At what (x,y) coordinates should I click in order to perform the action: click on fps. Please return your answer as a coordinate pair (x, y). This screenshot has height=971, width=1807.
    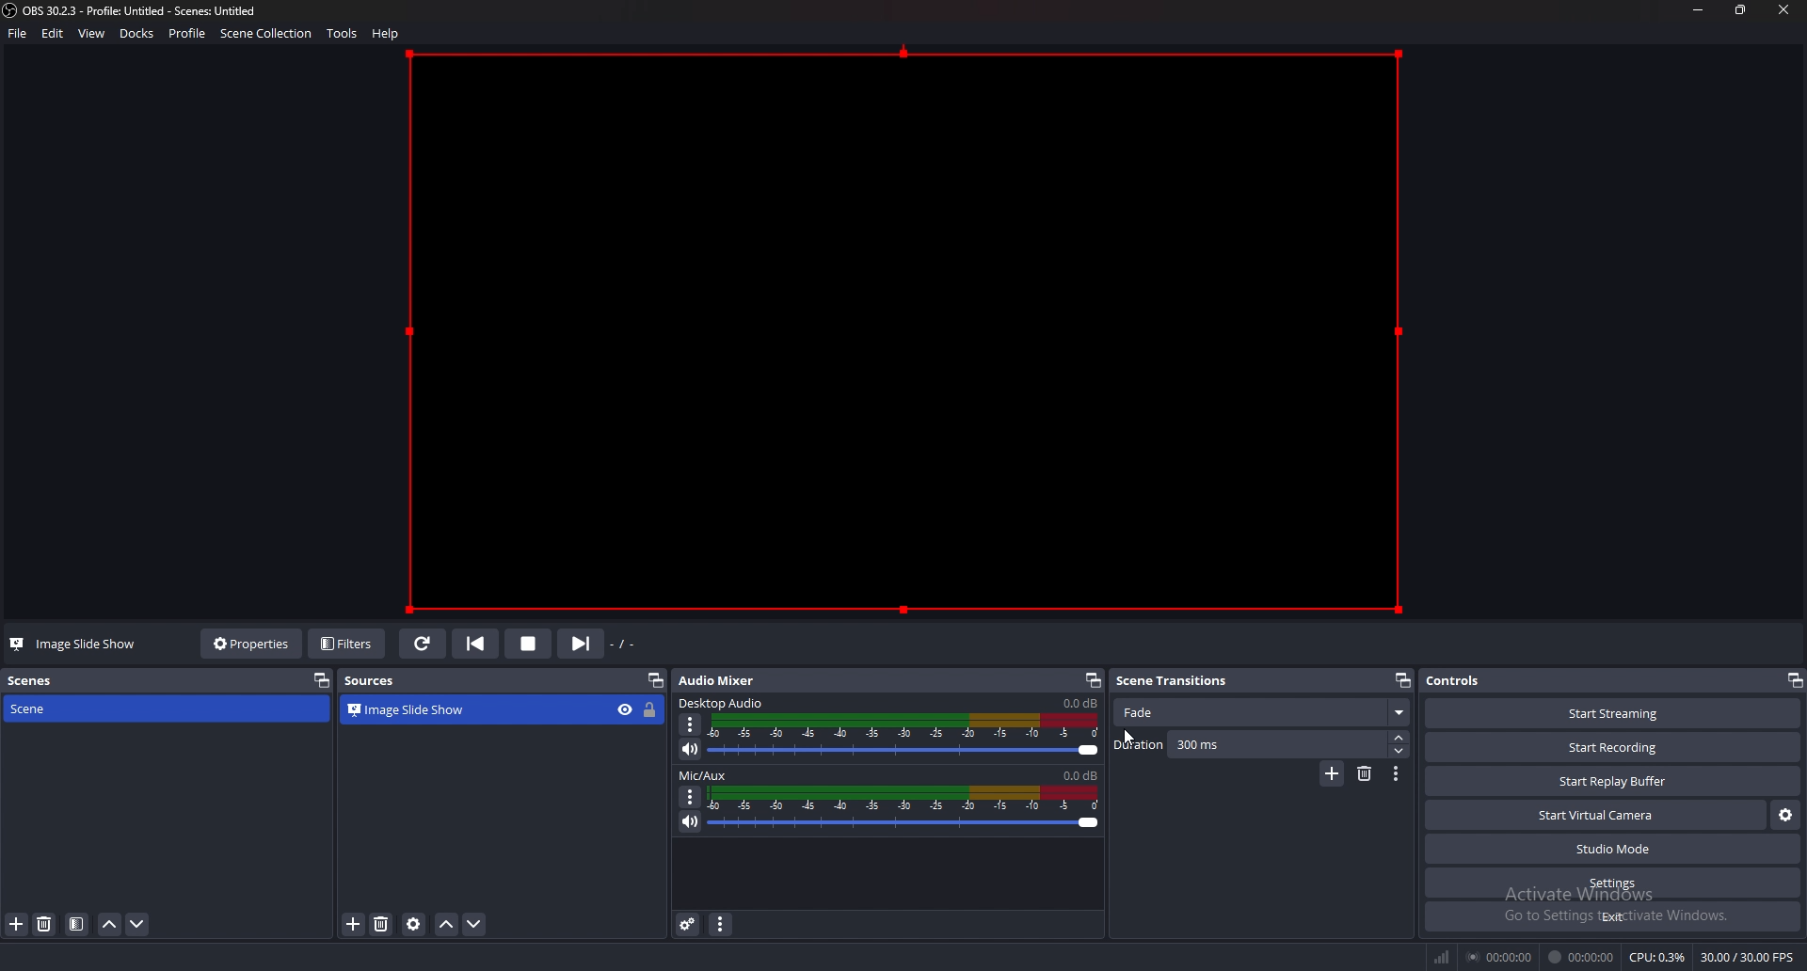
    Looking at the image, I should click on (1748, 957).